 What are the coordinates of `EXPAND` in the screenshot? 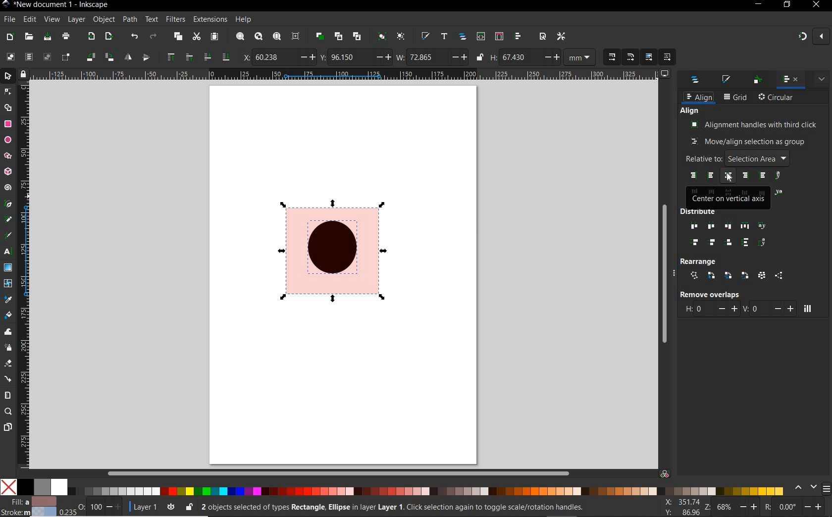 It's located at (822, 78).